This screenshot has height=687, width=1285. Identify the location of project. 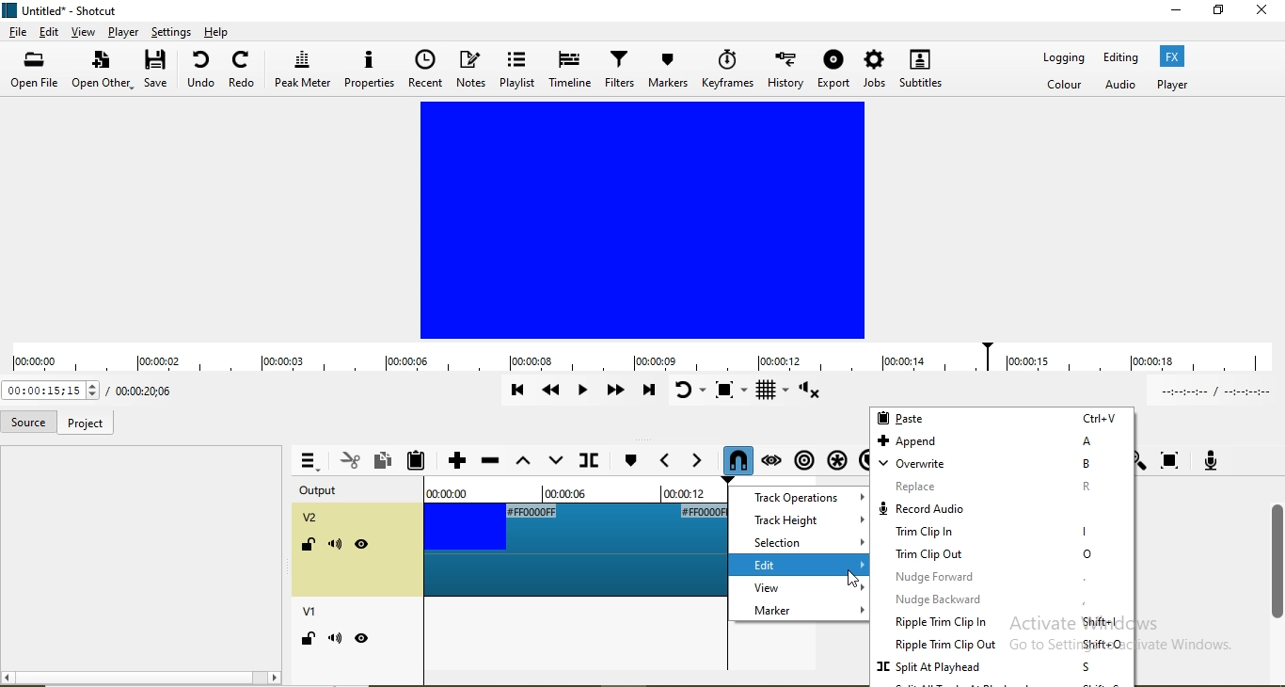
(84, 424).